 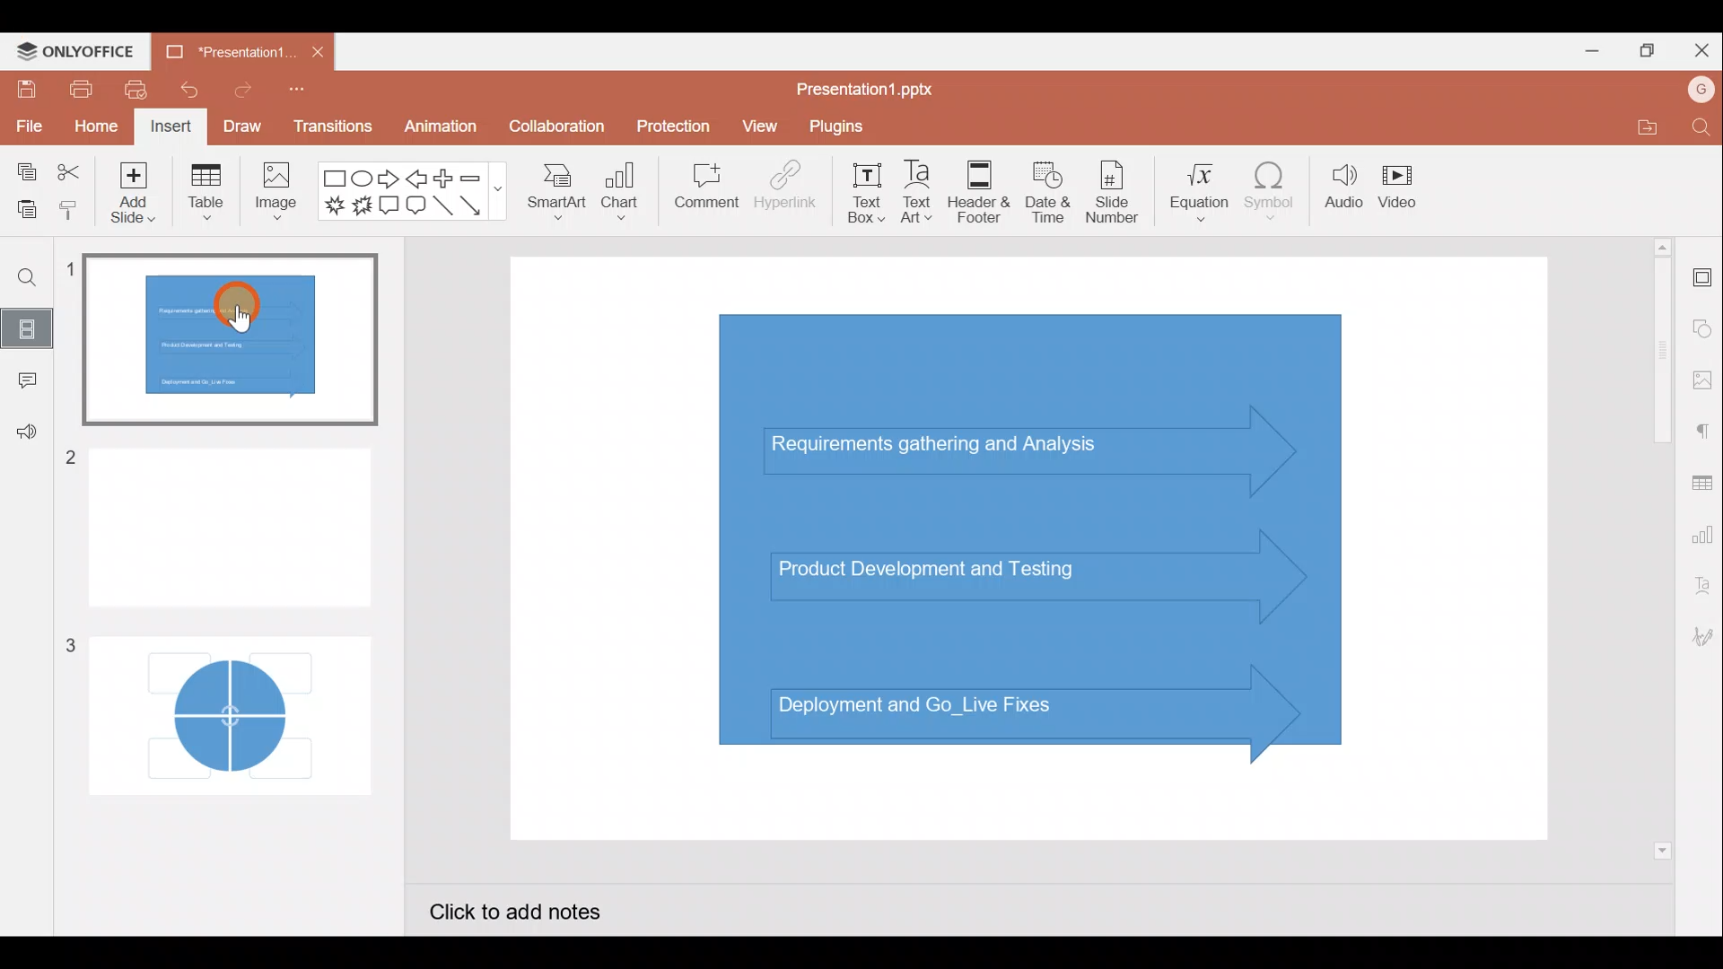 What do you see at coordinates (295, 93) in the screenshot?
I see `Customize quick access toolbar` at bounding box center [295, 93].